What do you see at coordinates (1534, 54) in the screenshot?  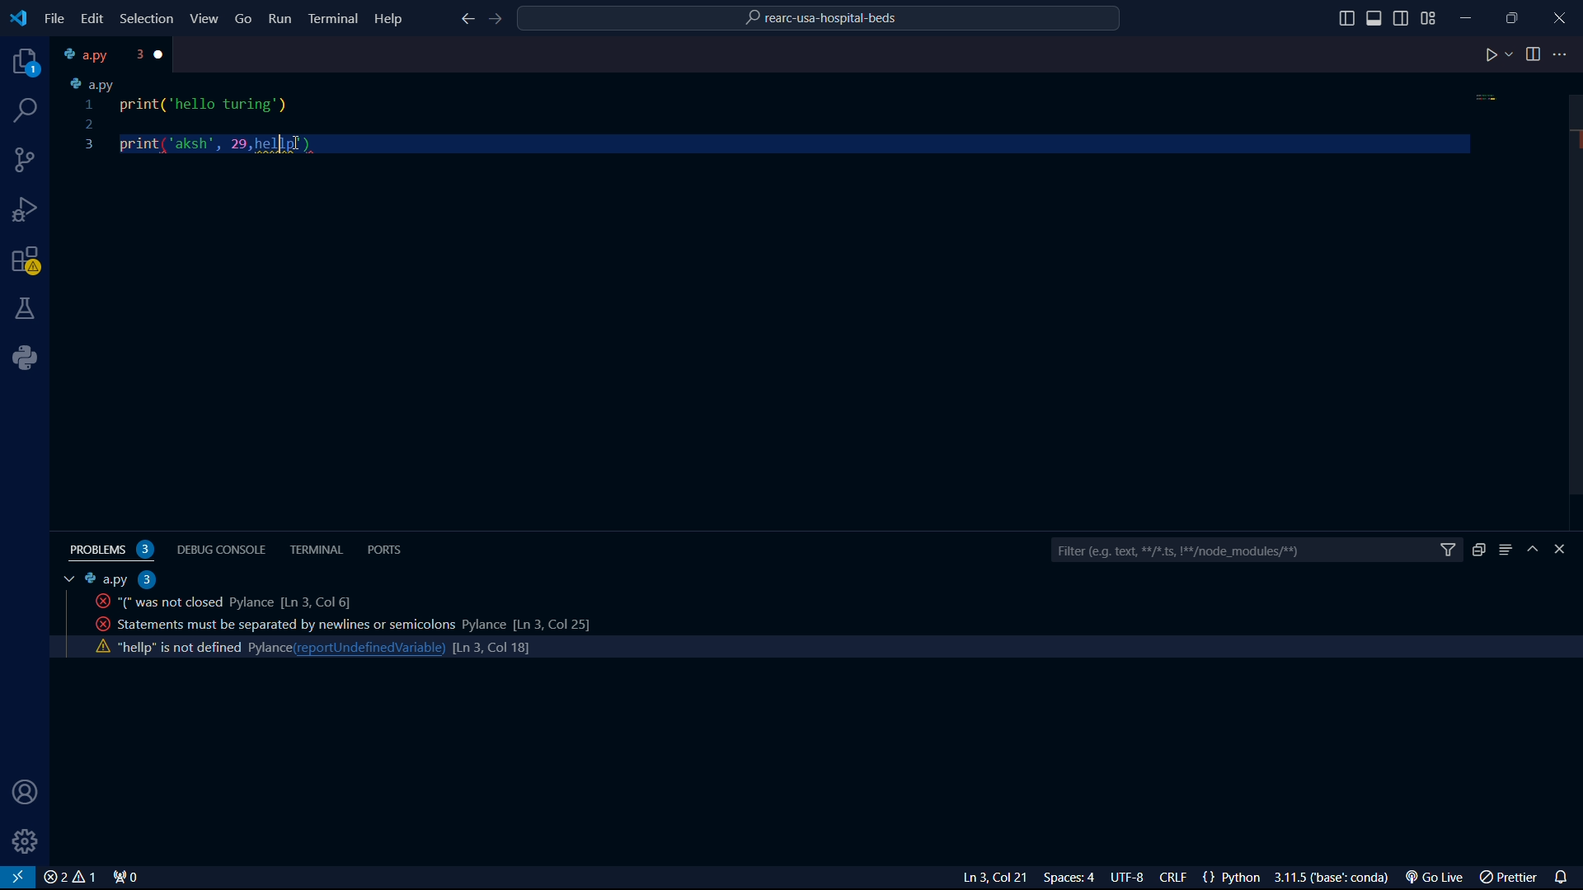 I see `toggle` at bounding box center [1534, 54].